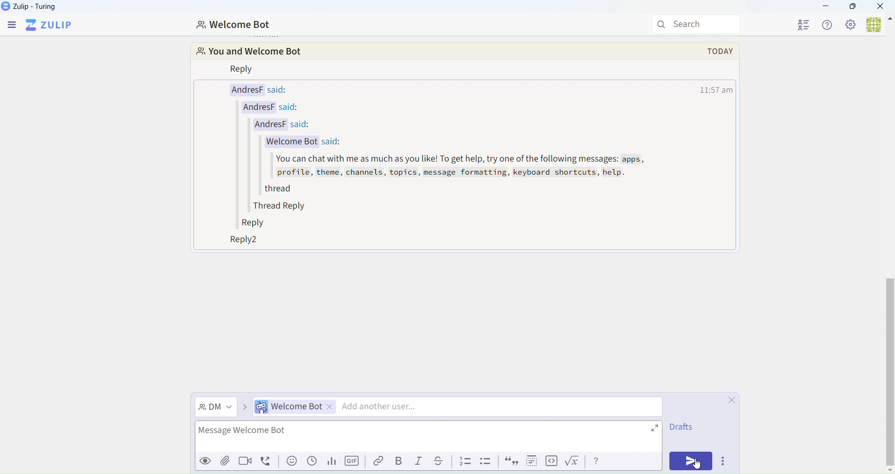  What do you see at coordinates (268, 89) in the screenshot?
I see `AndresF said:` at bounding box center [268, 89].